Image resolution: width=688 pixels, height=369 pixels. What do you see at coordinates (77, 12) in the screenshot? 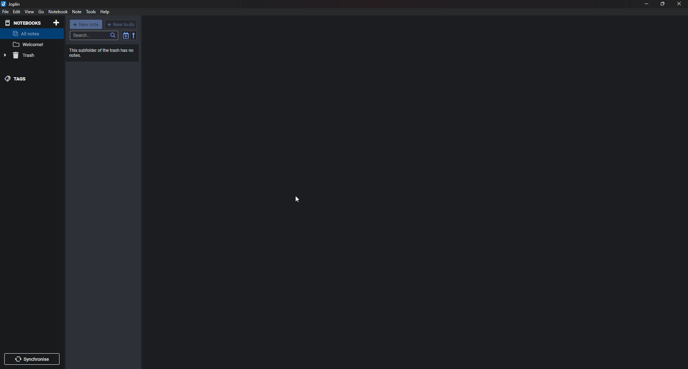
I see `note` at bounding box center [77, 12].